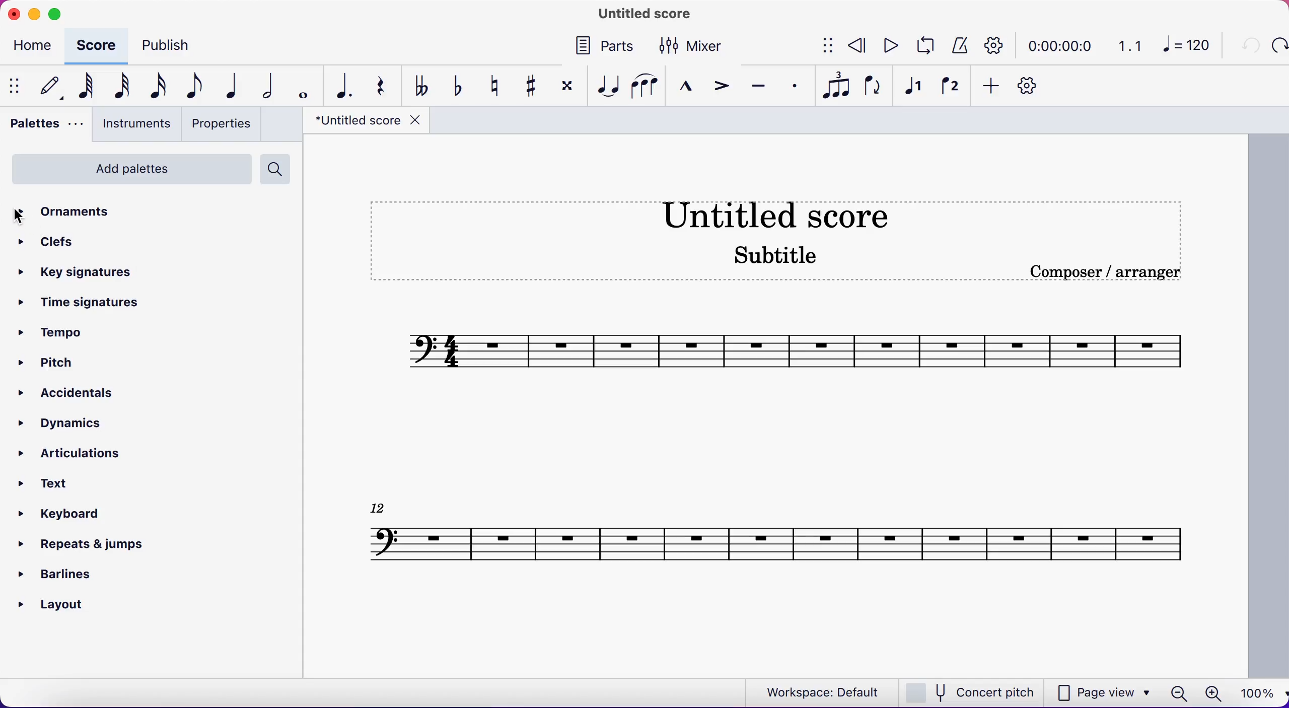  I want to click on zoom out, so click(1178, 693).